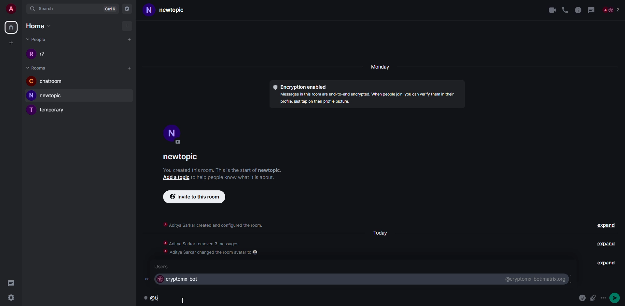  Describe the element at coordinates (37, 39) in the screenshot. I see `people` at that location.